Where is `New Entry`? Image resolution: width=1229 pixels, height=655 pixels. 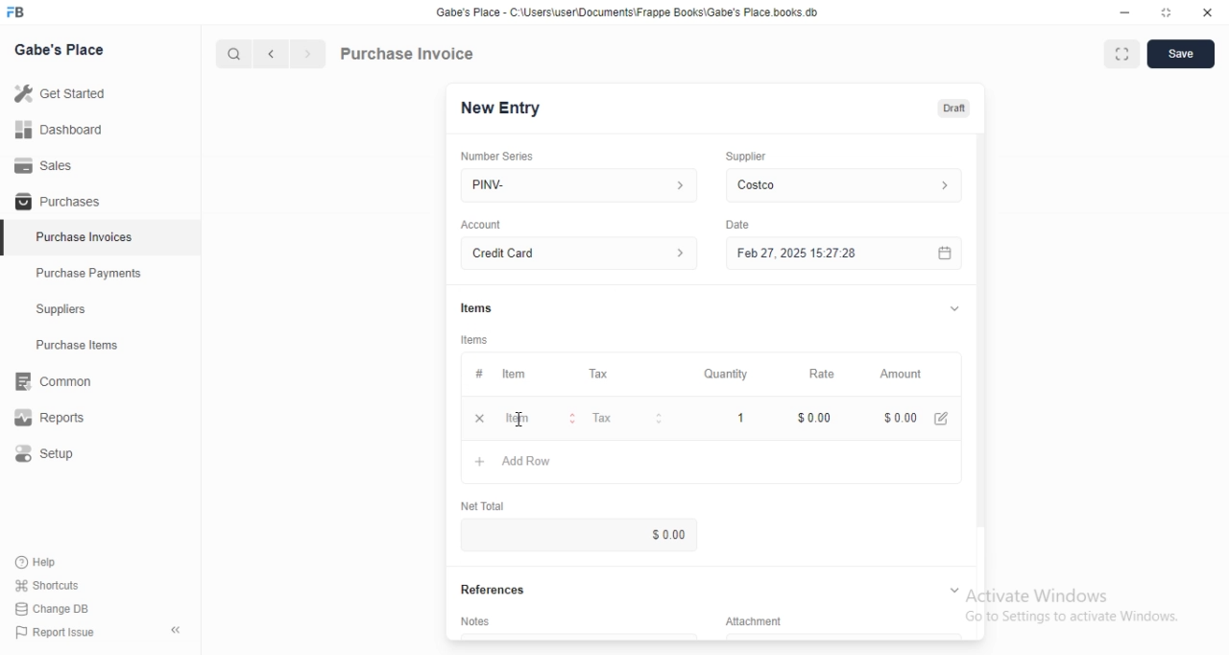
New Entry is located at coordinates (501, 109).